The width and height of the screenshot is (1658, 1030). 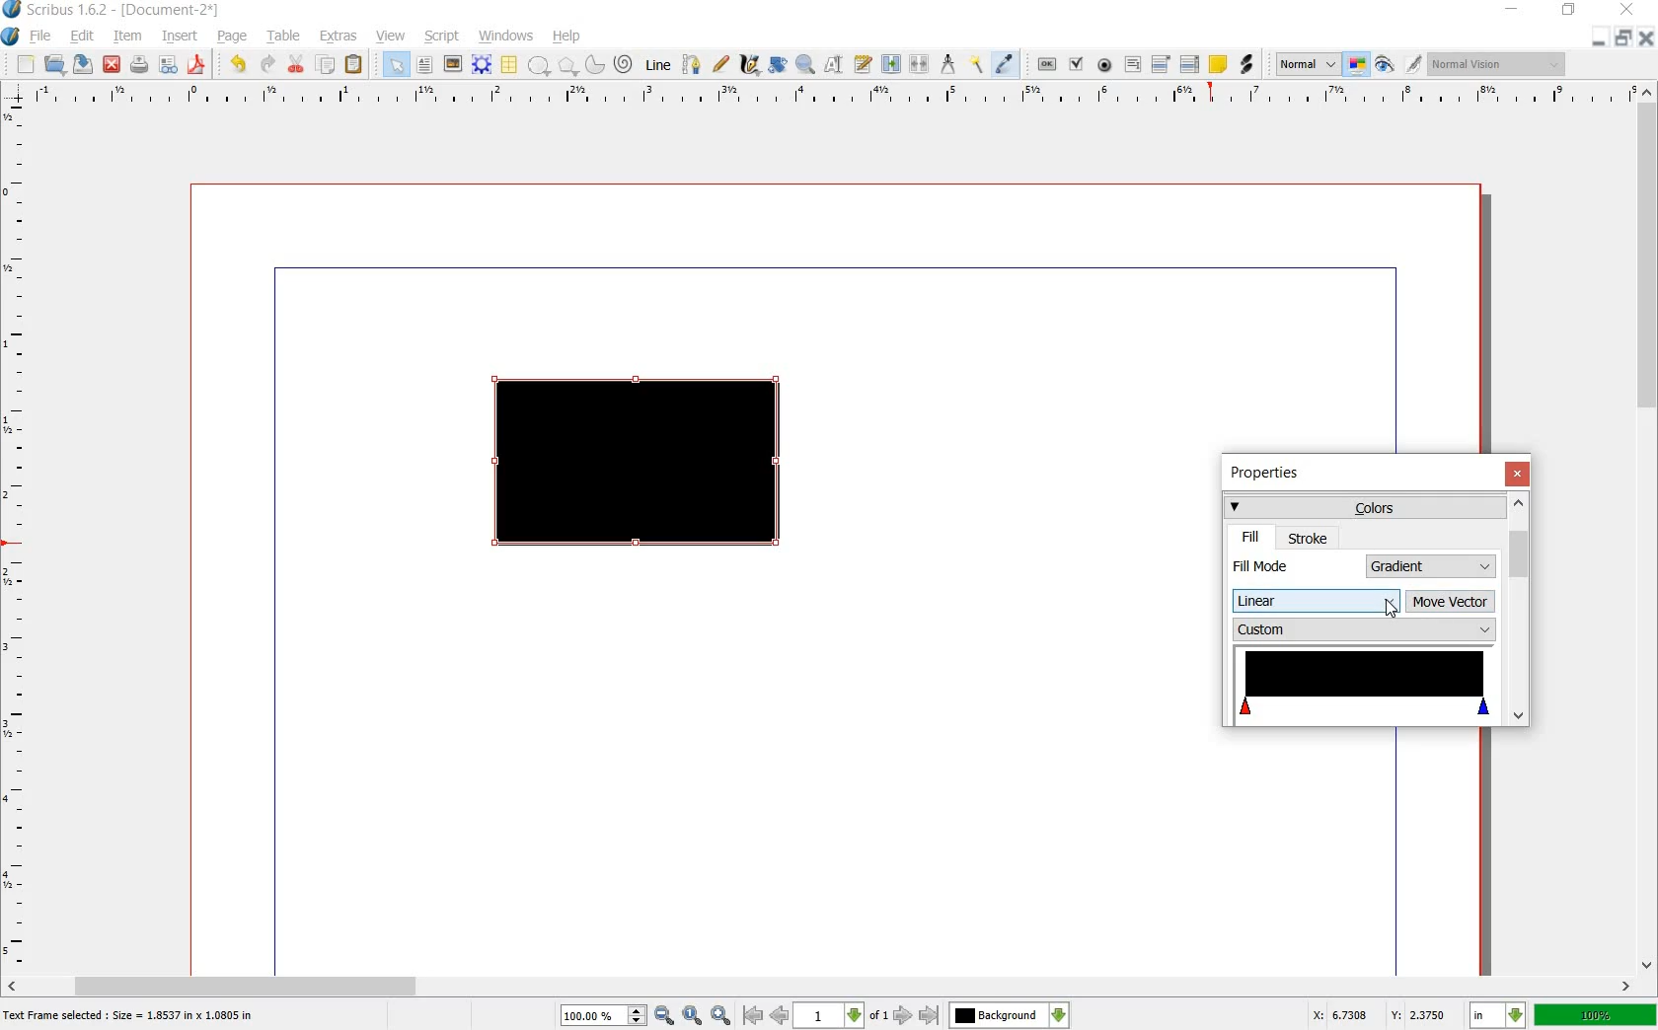 I want to click on measurement, so click(x=949, y=63).